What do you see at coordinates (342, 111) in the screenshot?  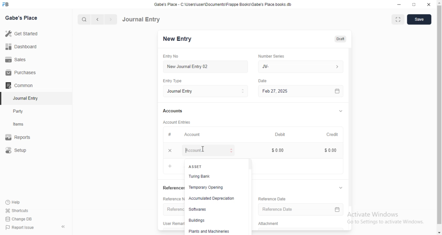 I see `Hide` at bounding box center [342, 111].